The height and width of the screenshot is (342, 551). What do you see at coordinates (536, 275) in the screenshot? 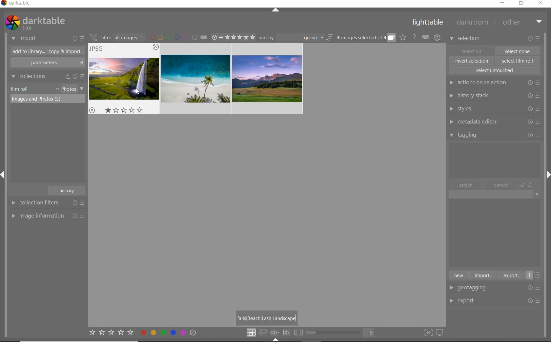
I see `toggle list` at bounding box center [536, 275].